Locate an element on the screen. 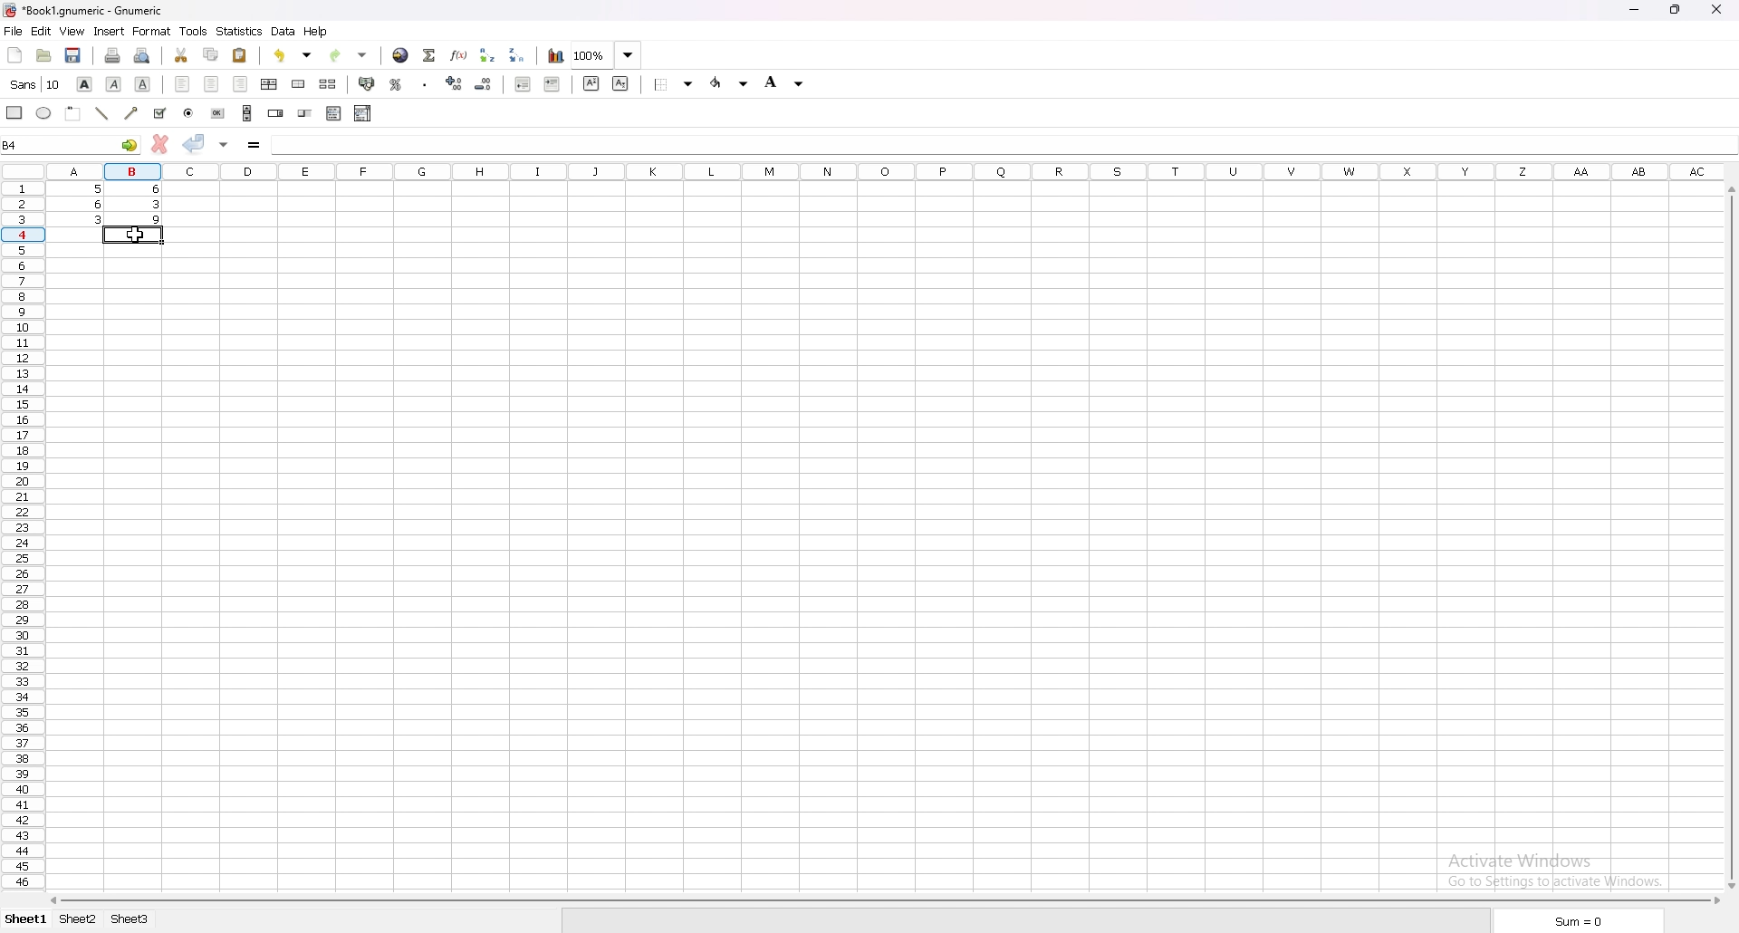 The width and height of the screenshot is (1739, 933). new is located at coordinates (15, 54).